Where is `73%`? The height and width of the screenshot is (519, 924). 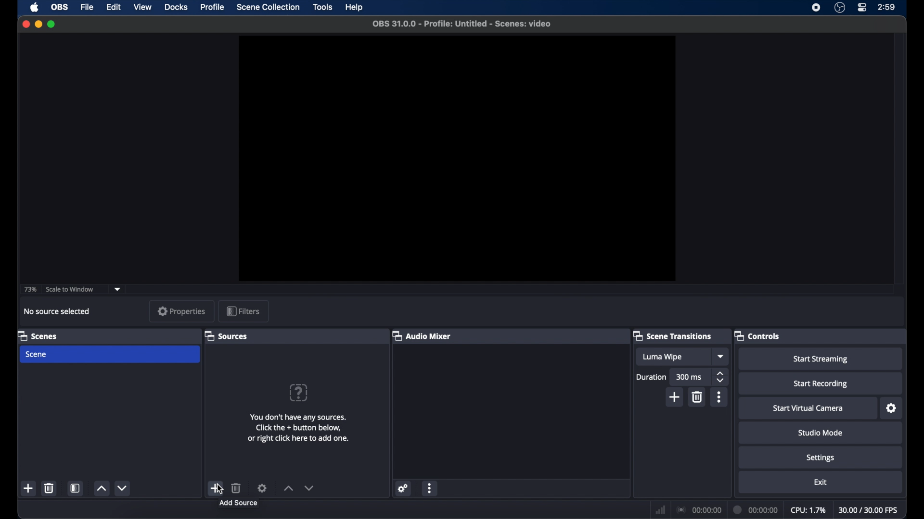 73% is located at coordinates (29, 290).